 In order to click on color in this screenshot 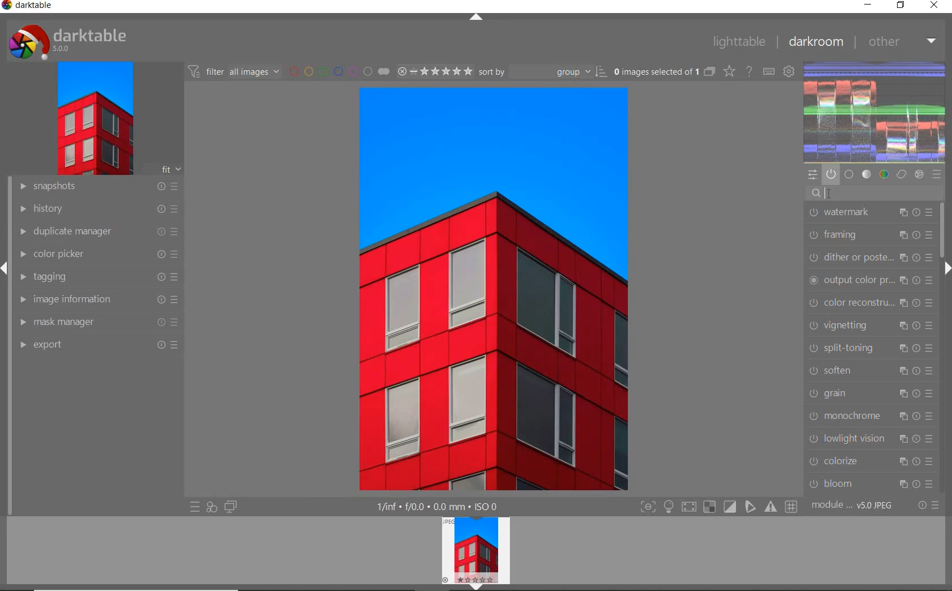, I will do `click(883, 174)`.